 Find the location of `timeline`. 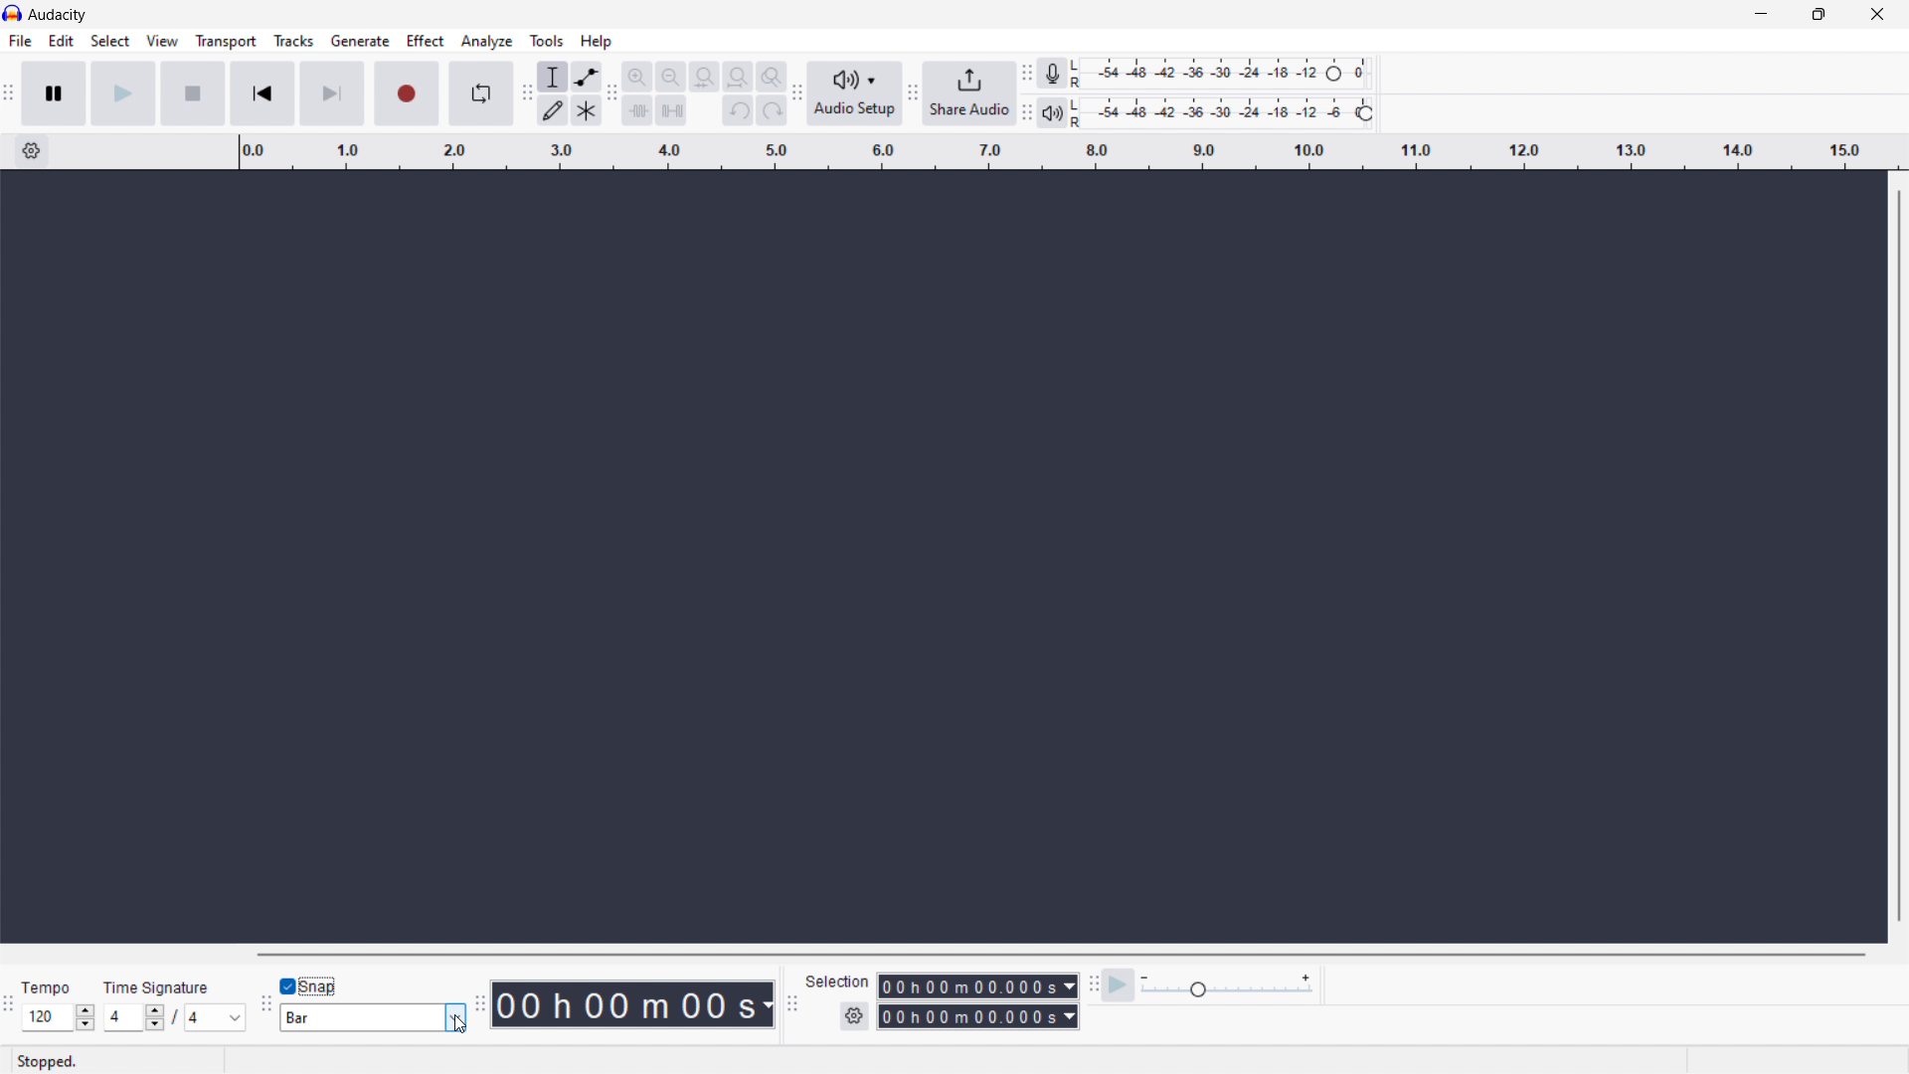

timeline is located at coordinates (1066, 152).